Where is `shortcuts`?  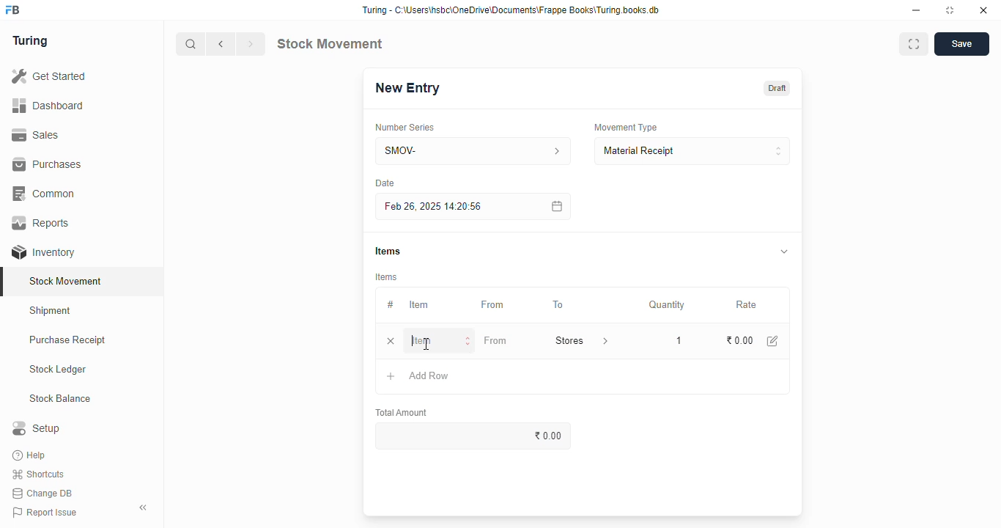
shortcuts is located at coordinates (38, 474).